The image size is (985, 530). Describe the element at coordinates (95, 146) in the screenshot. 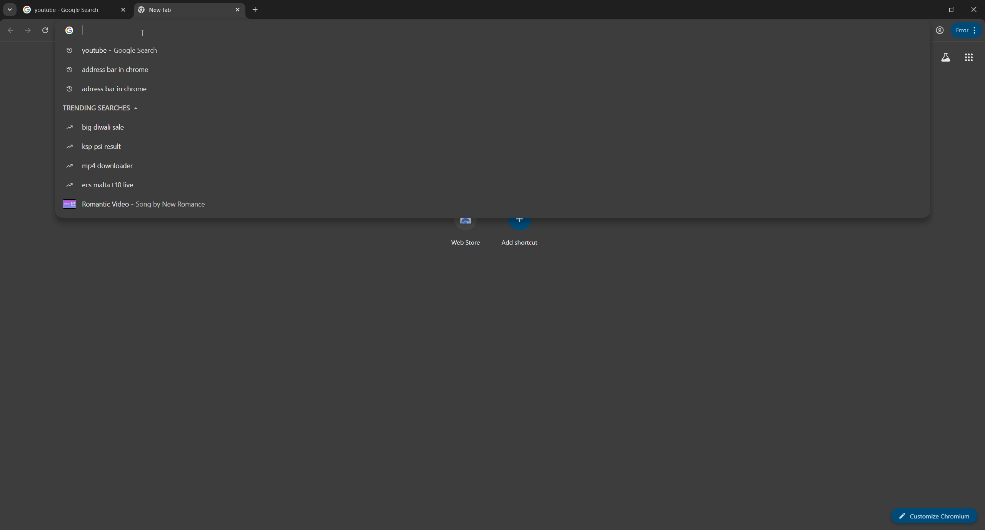

I see `ksp psi result` at that location.